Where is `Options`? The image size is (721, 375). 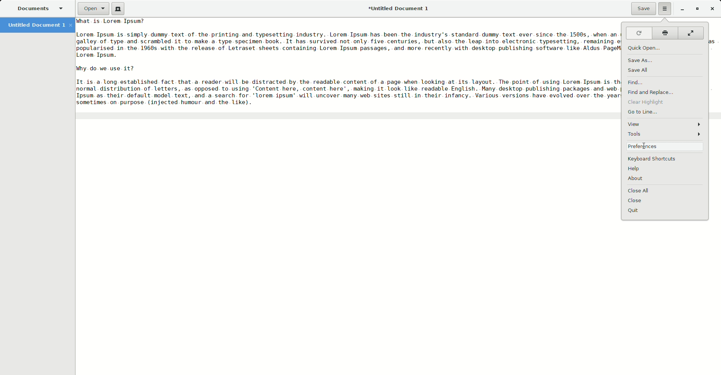
Options is located at coordinates (665, 8).